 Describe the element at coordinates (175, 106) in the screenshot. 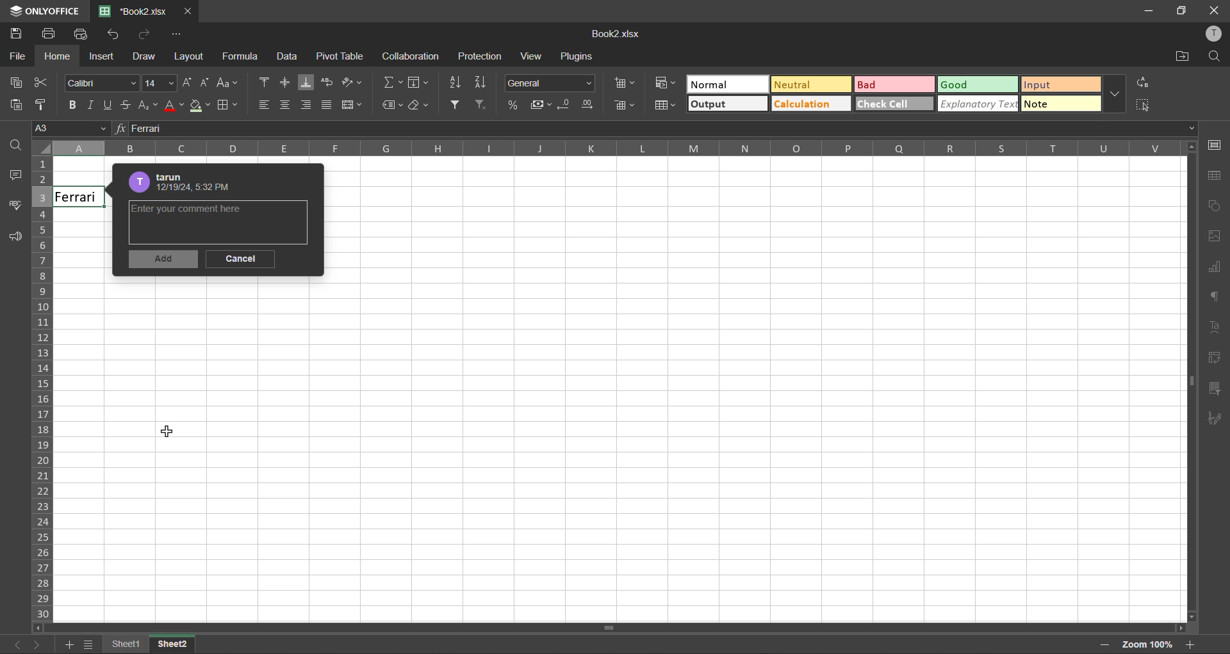

I see `font color` at that location.